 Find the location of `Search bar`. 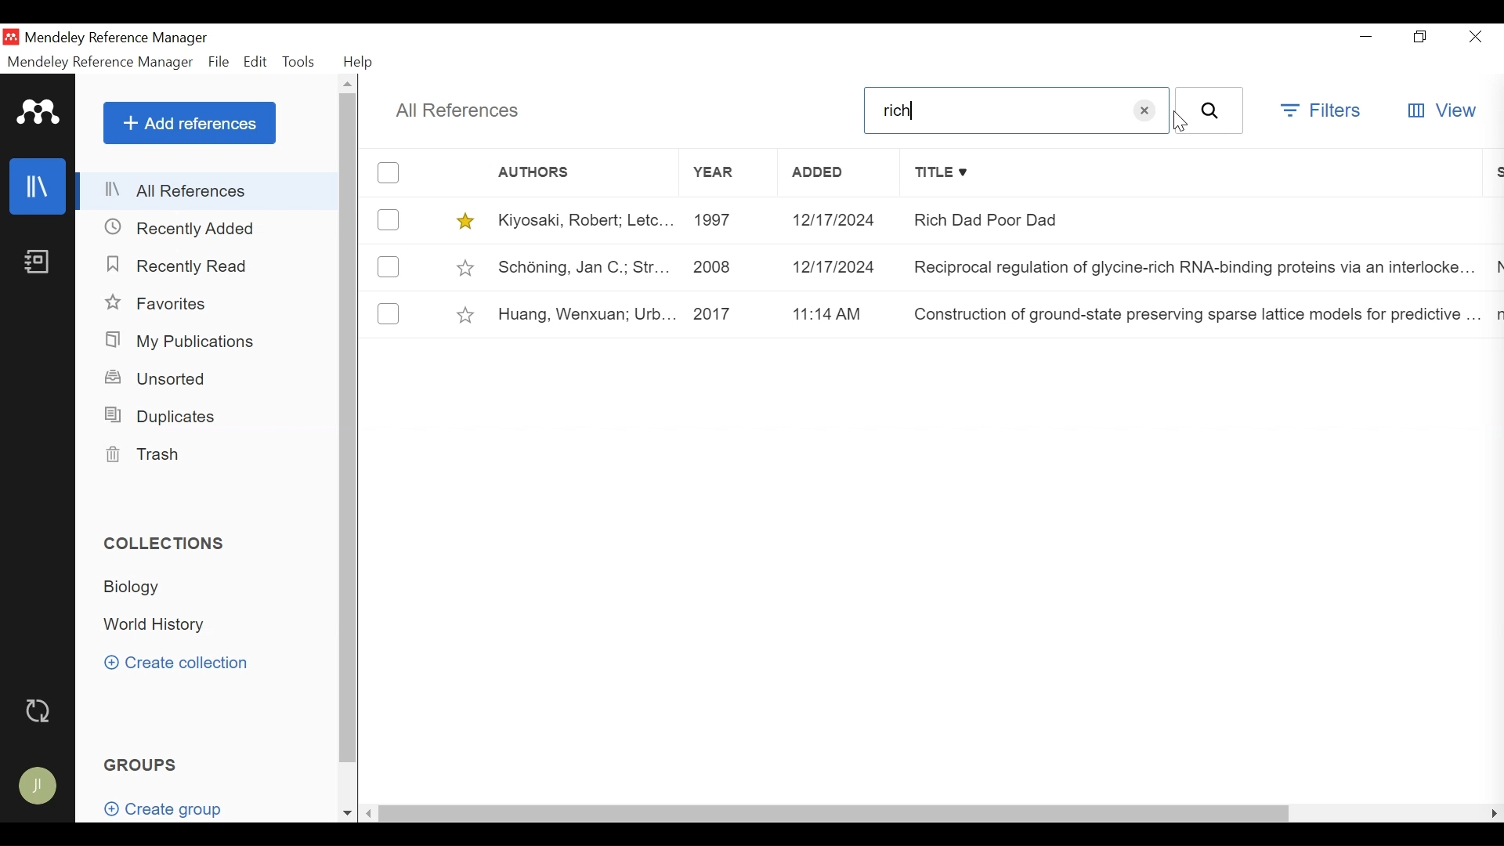

Search bar is located at coordinates (1017, 111).